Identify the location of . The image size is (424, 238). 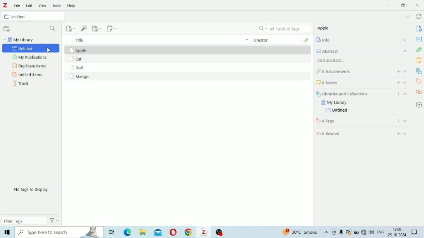
(330, 232).